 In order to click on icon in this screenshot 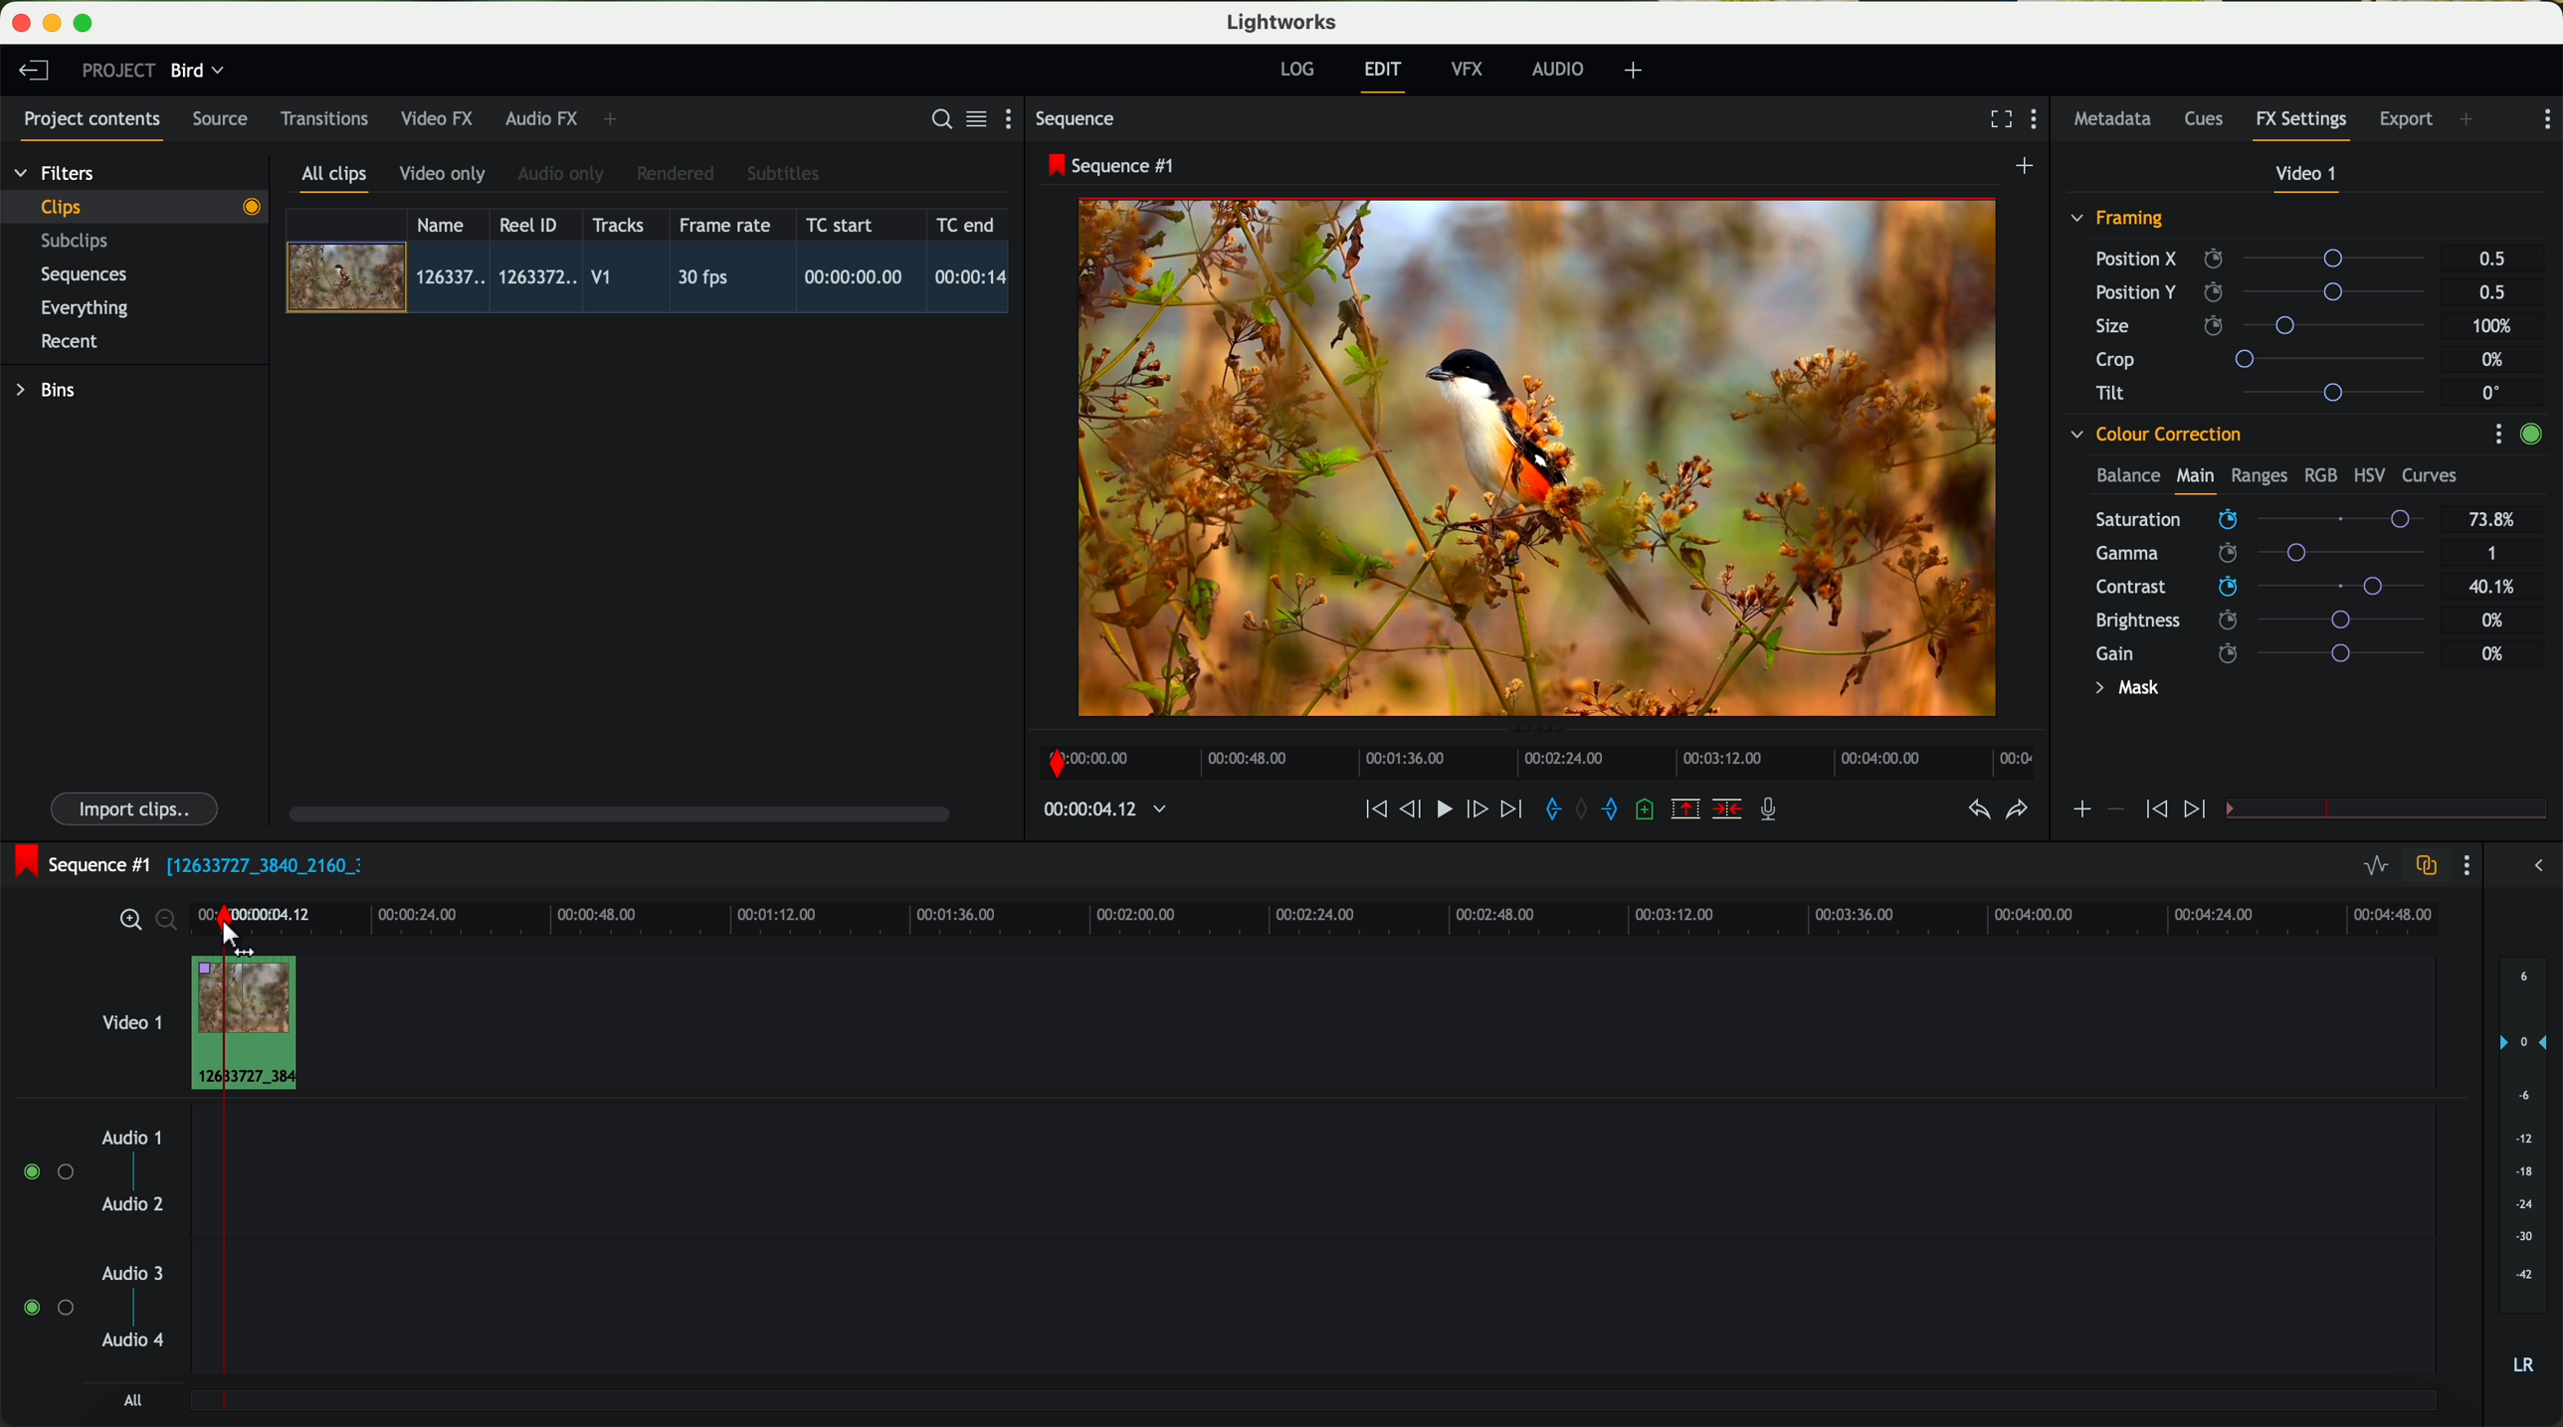, I will do `click(2198, 810)`.